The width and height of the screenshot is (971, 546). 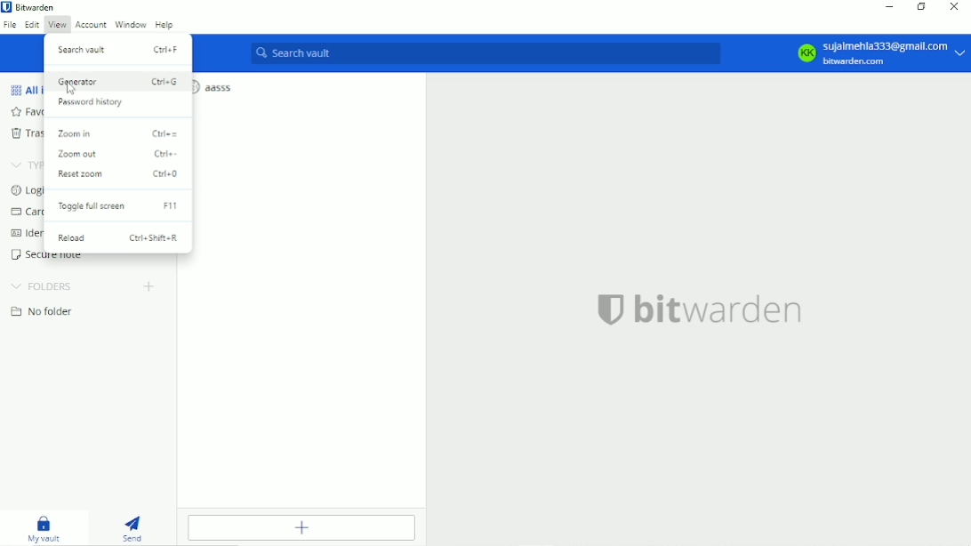 I want to click on Search vault, so click(x=117, y=48).